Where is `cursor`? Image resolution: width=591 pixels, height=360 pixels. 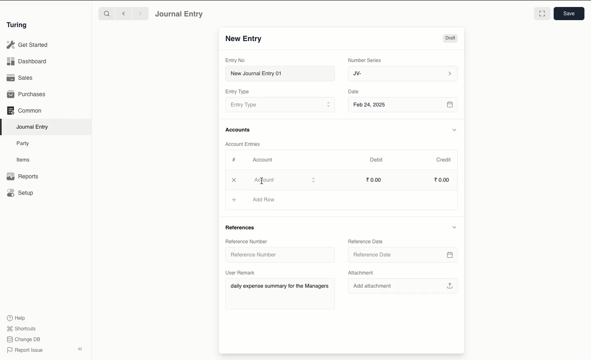
cursor is located at coordinates (263, 178).